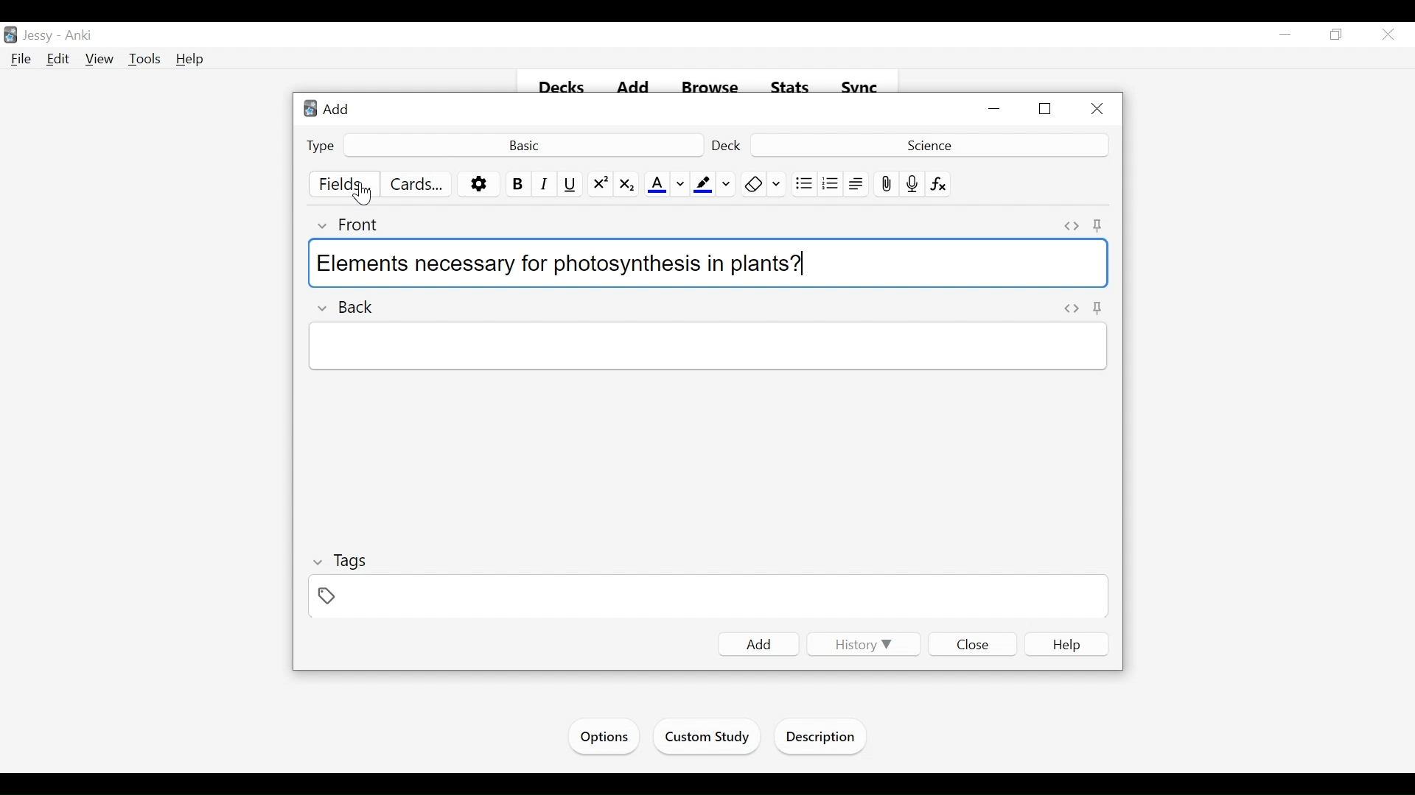 This screenshot has height=795, width=1415. Describe the element at coordinates (759, 644) in the screenshot. I see `Add` at that location.